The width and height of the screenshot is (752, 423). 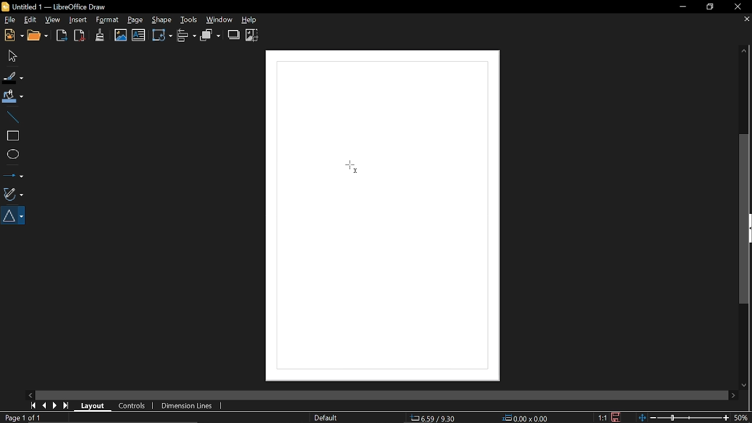 I want to click on fill line, so click(x=14, y=77).